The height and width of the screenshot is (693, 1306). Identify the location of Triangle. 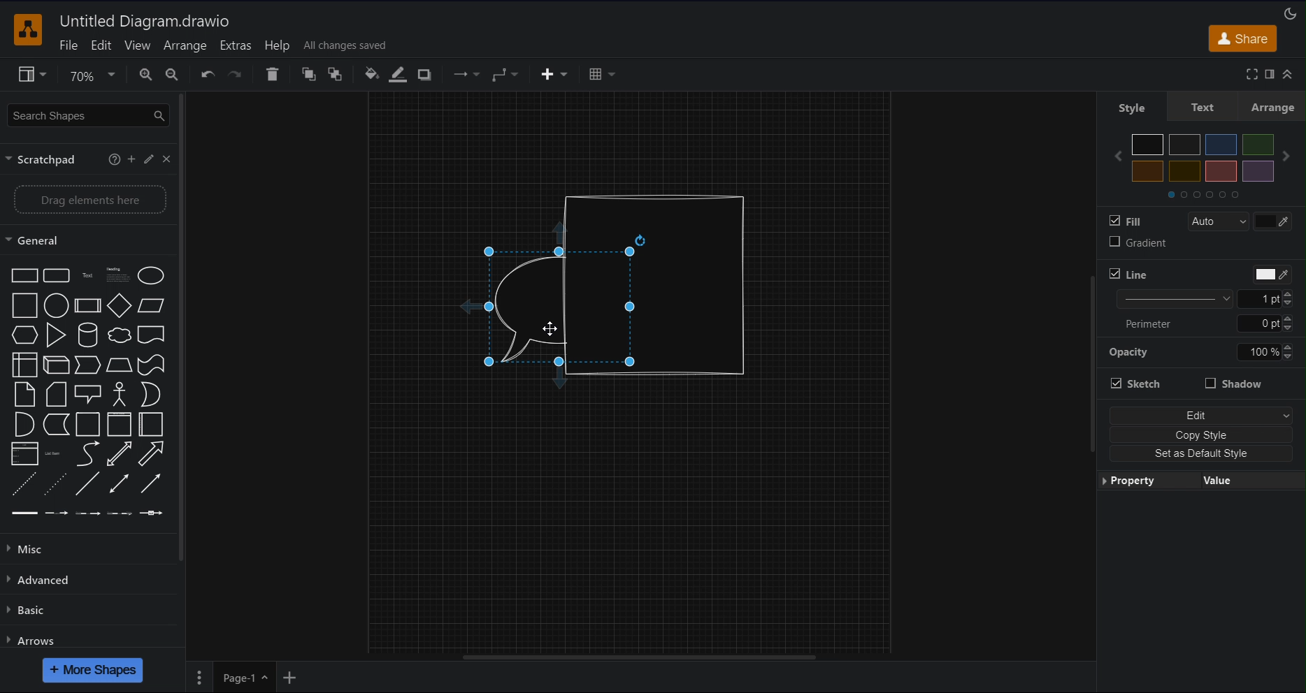
(55, 335).